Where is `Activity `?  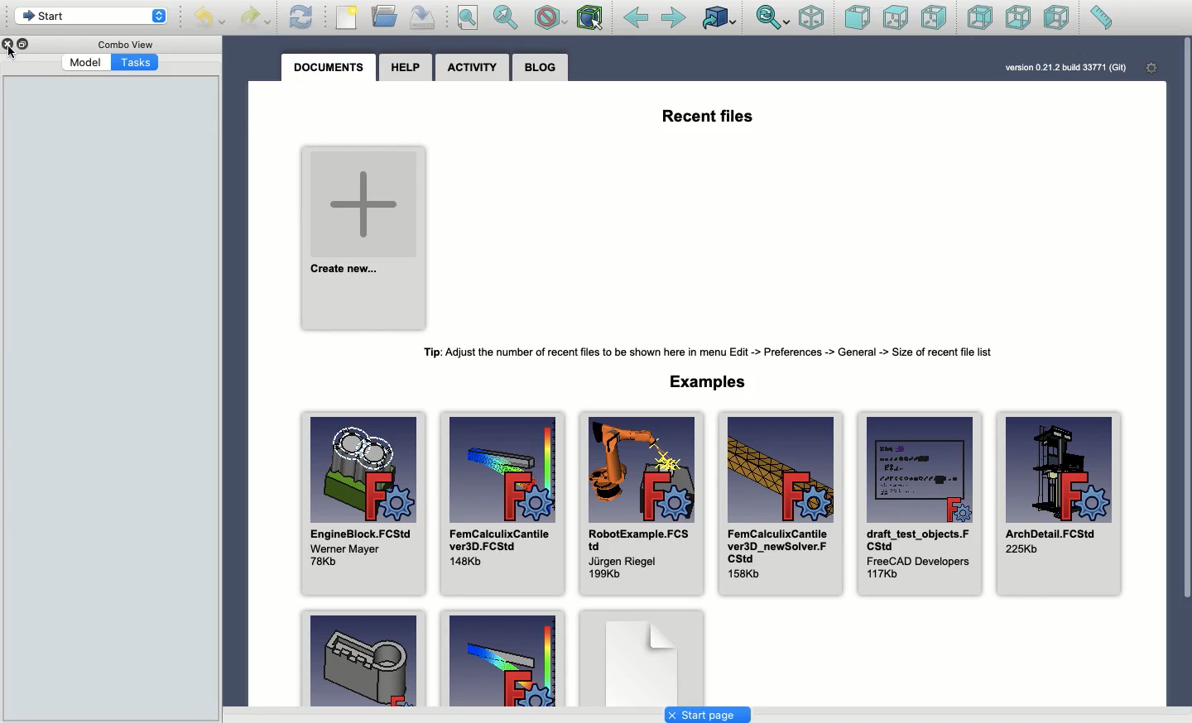
Activity  is located at coordinates (474, 68).